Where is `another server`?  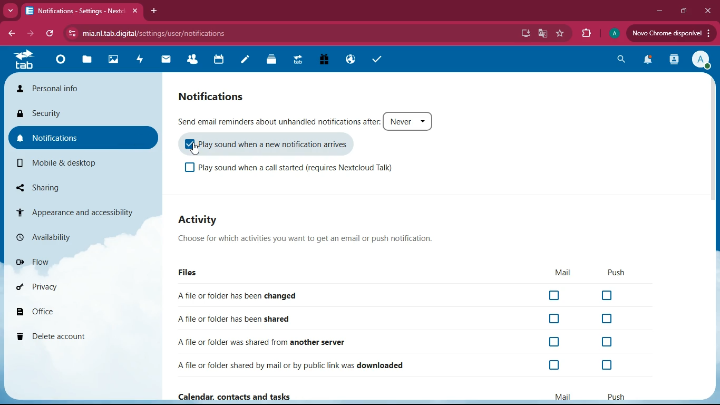 another server is located at coordinates (266, 342).